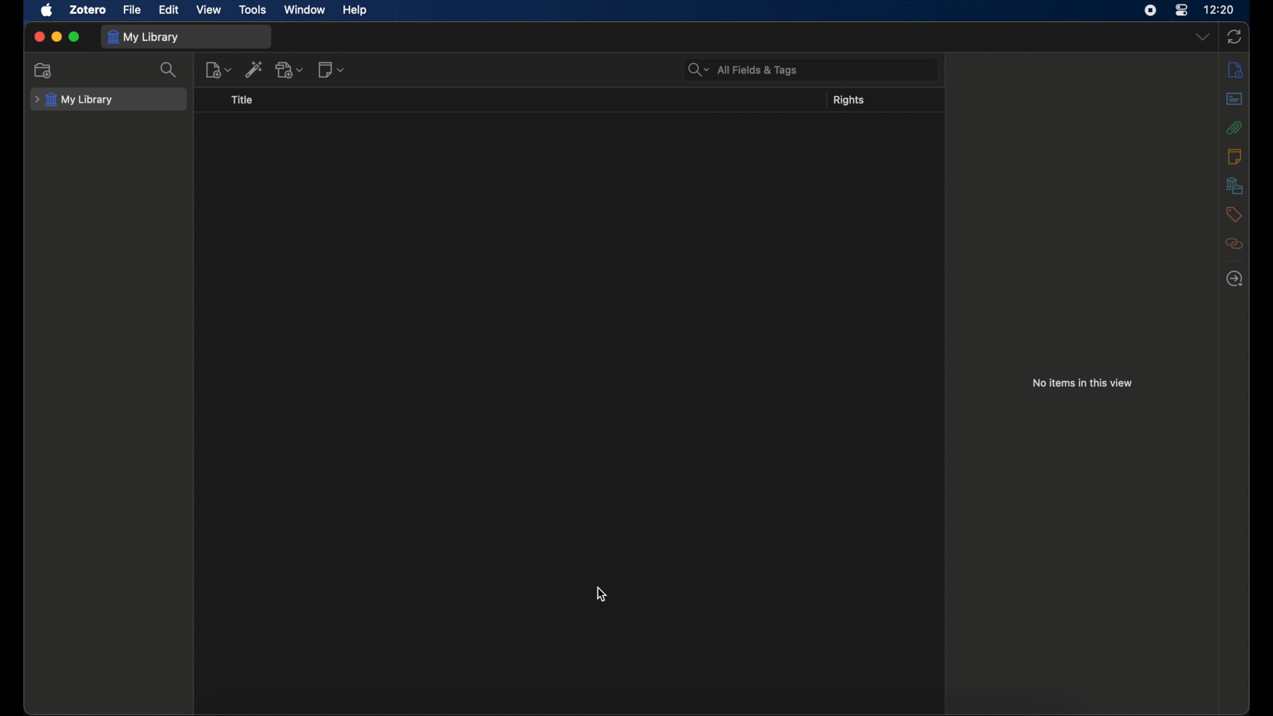 This screenshot has height=716, width=1273. Describe the element at coordinates (1204, 38) in the screenshot. I see `dropdown` at that location.